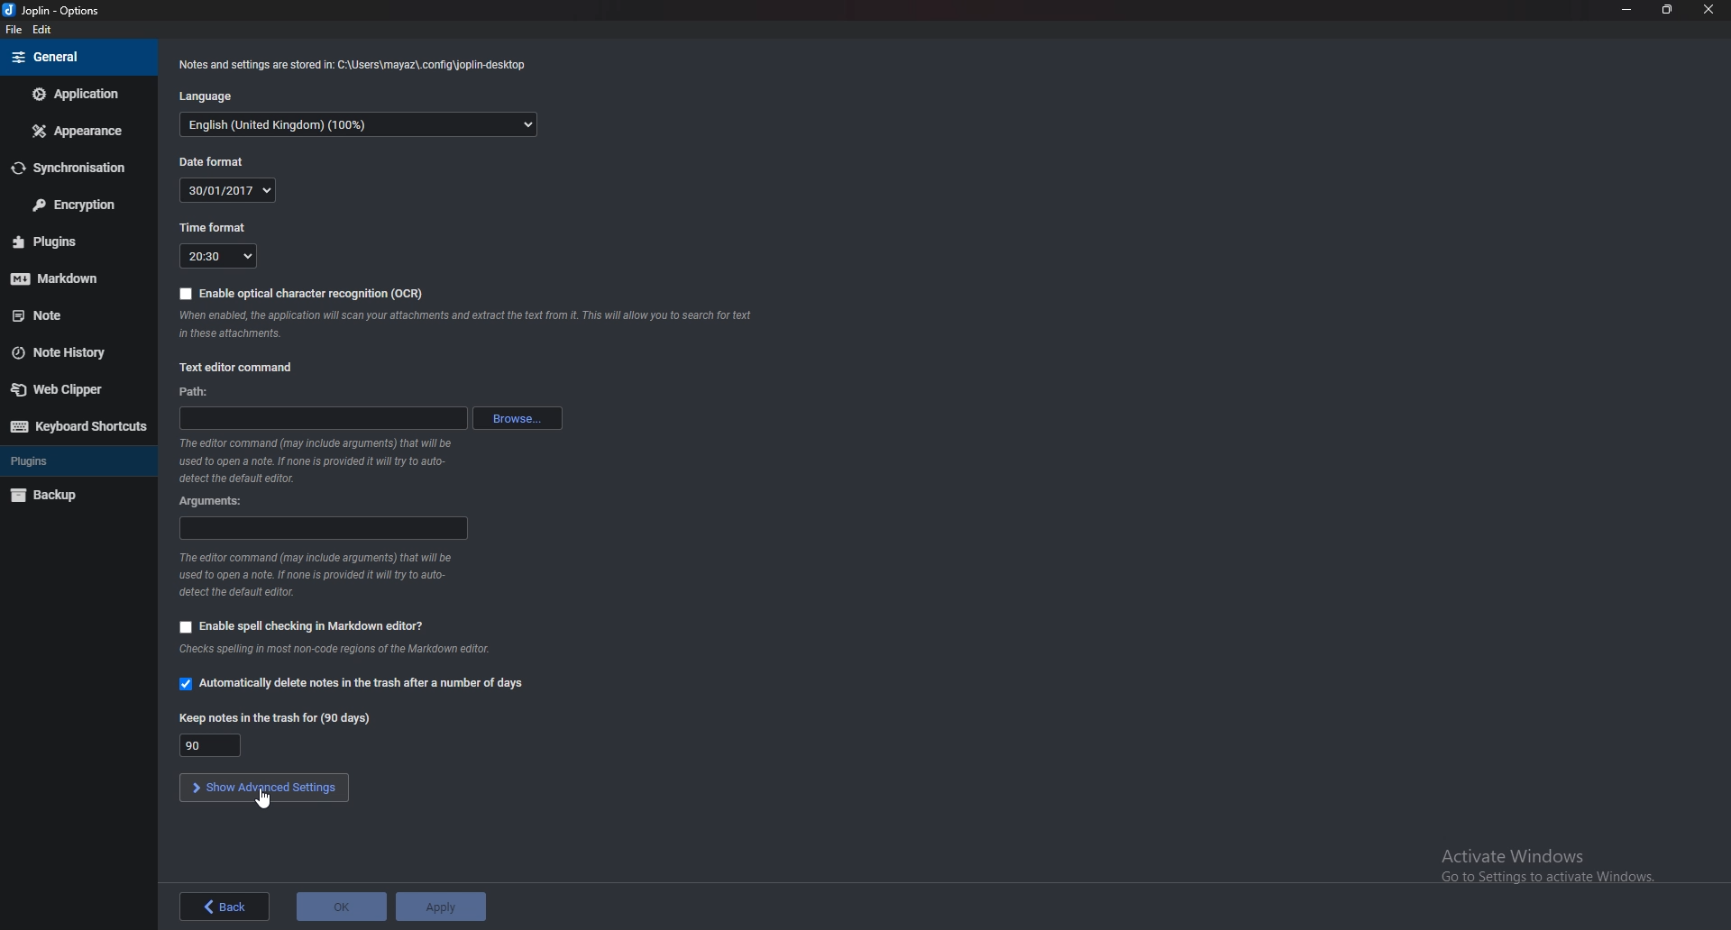  I want to click on Enable spell checking, so click(304, 624).